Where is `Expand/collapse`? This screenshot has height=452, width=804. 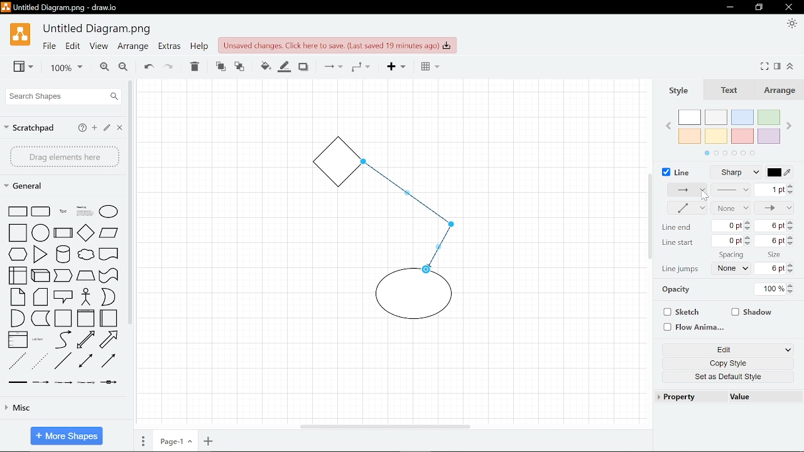
Expand/collapse is located at coordinates (792, 67).